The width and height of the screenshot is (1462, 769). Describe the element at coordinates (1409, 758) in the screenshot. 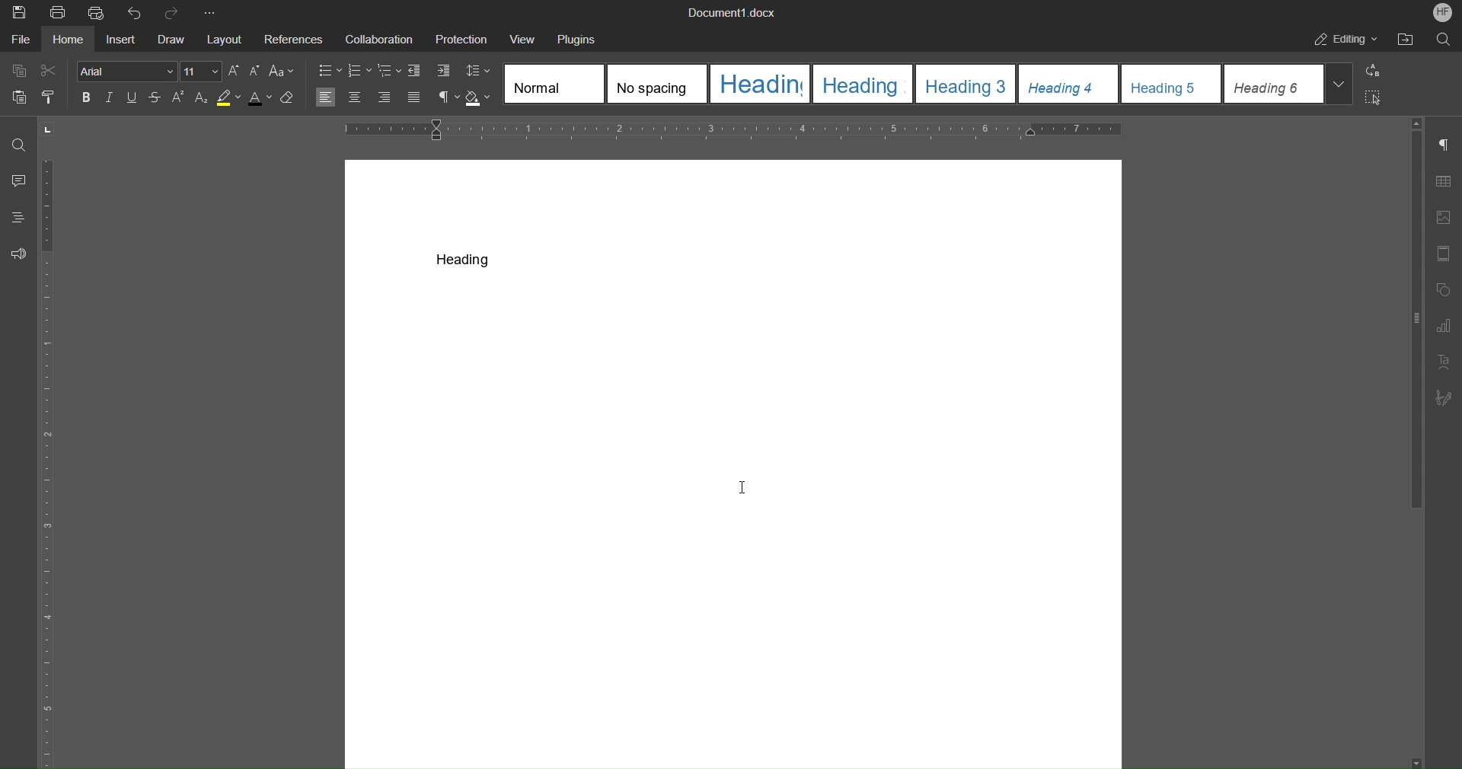

I see `Move down` at that location.